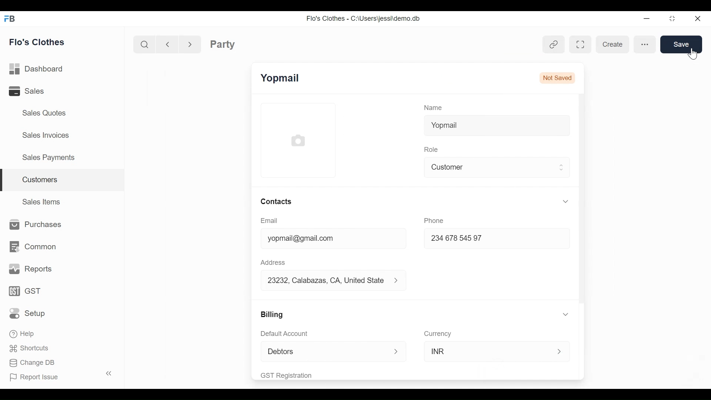 Image resolution: width=711 pixels, height=400 pixels. What do you see at coordinates (555, 43) in the screenshot?
I see `View linked entries` at bounding box center [555, 43].